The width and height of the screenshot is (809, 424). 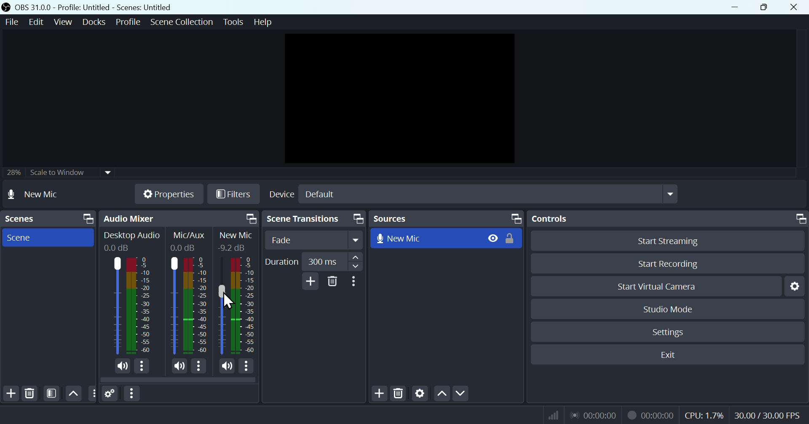 I want to click on 0.0dB, so click(x=118, y=248).